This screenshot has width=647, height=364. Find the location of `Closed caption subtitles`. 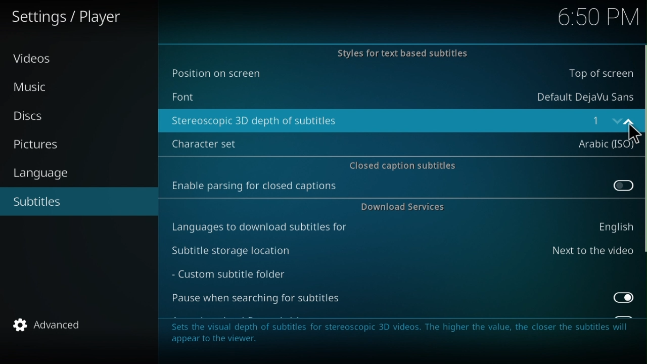

Closed caption subtitles is located at coordinates (401, 164).